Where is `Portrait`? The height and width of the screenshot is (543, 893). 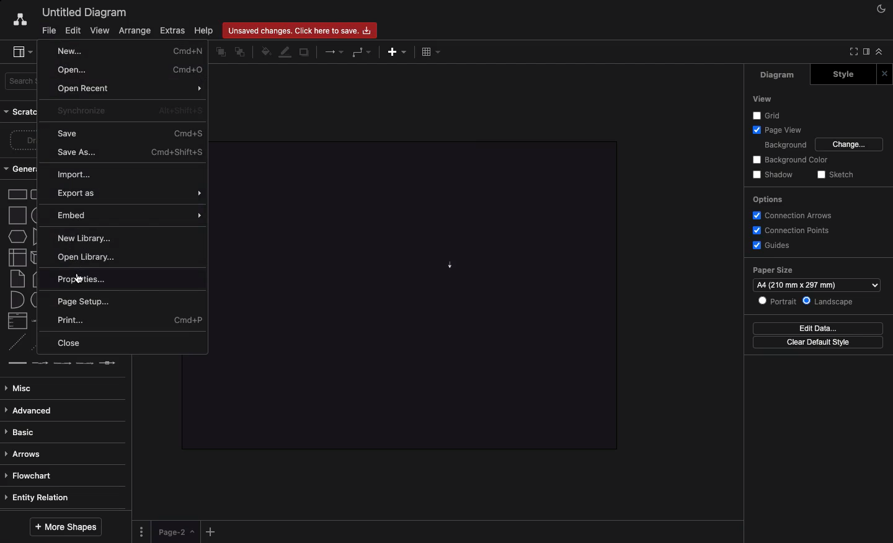
Portrait is located at coordinates (776, 301).